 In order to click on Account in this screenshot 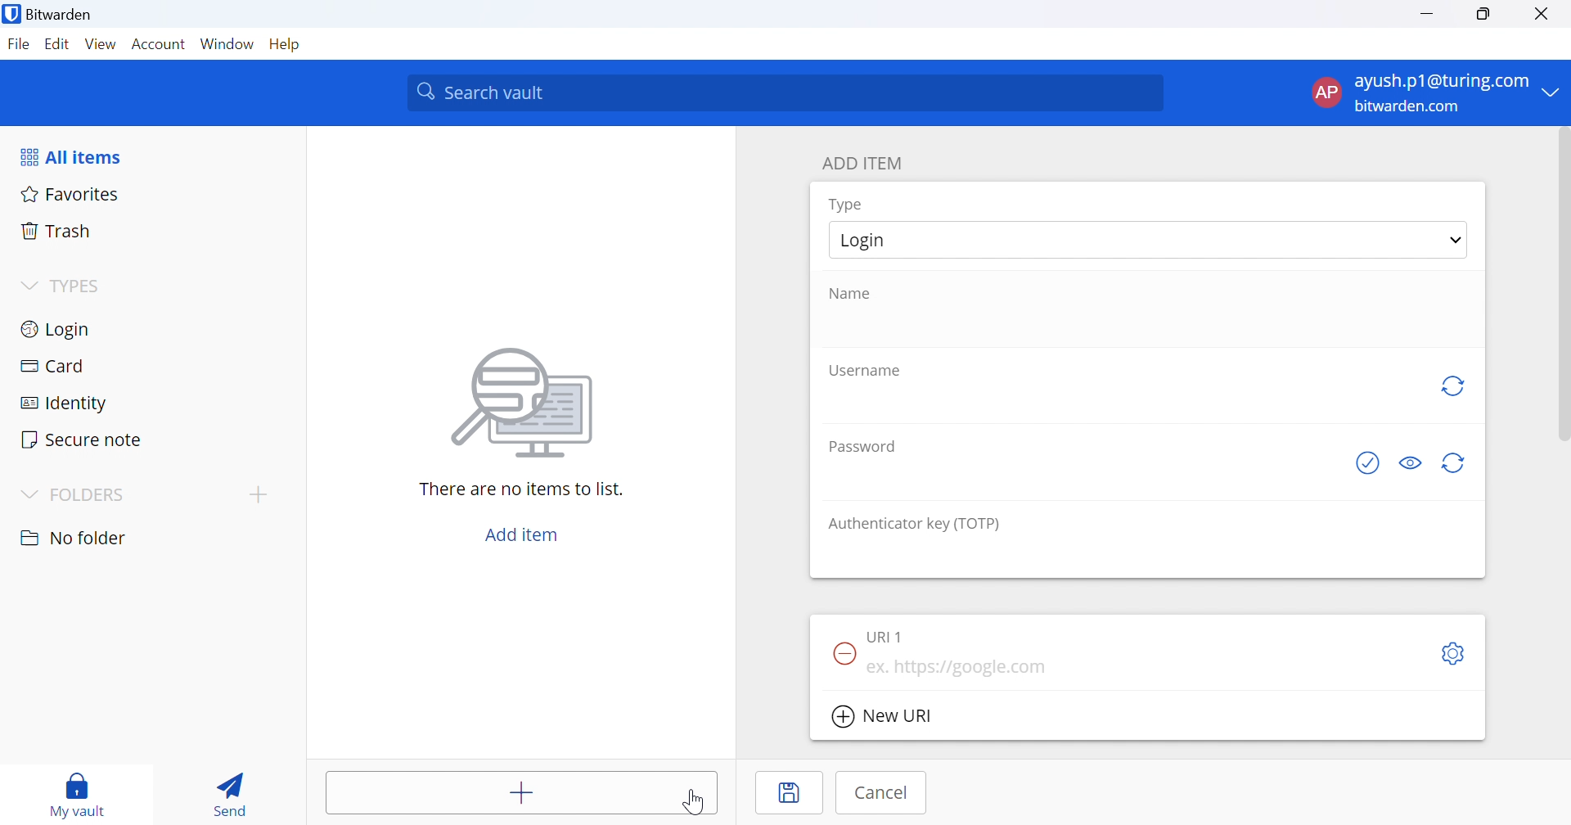, I will do `click(160, 45)`.